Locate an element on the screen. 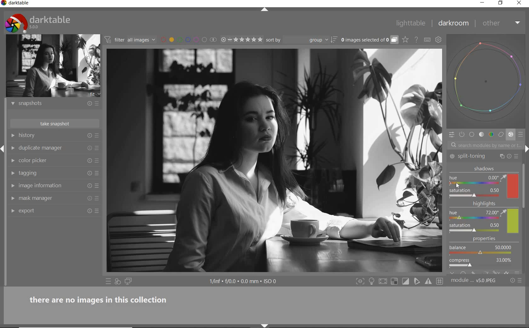  multiple instance actions is located at coordinates (502, 156).